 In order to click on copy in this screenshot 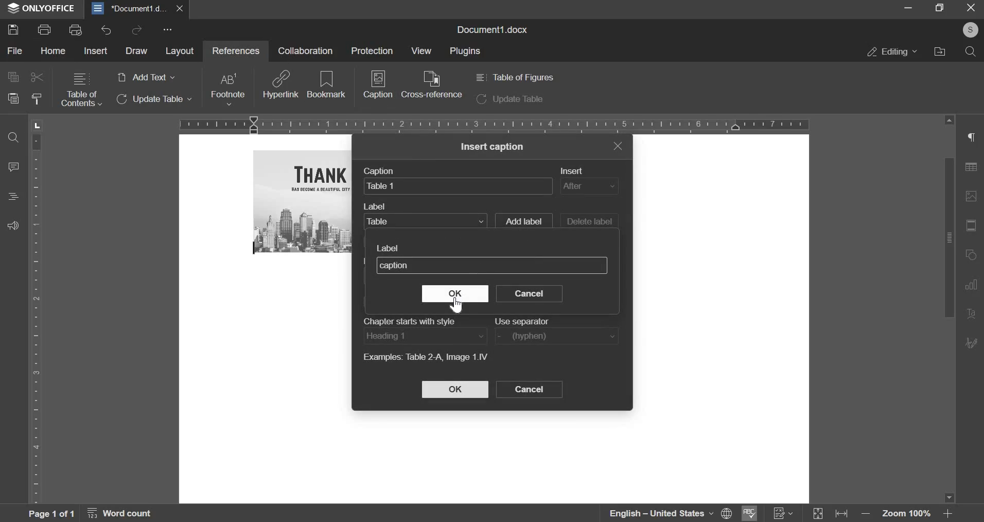, I will do `click(12, 76)`.